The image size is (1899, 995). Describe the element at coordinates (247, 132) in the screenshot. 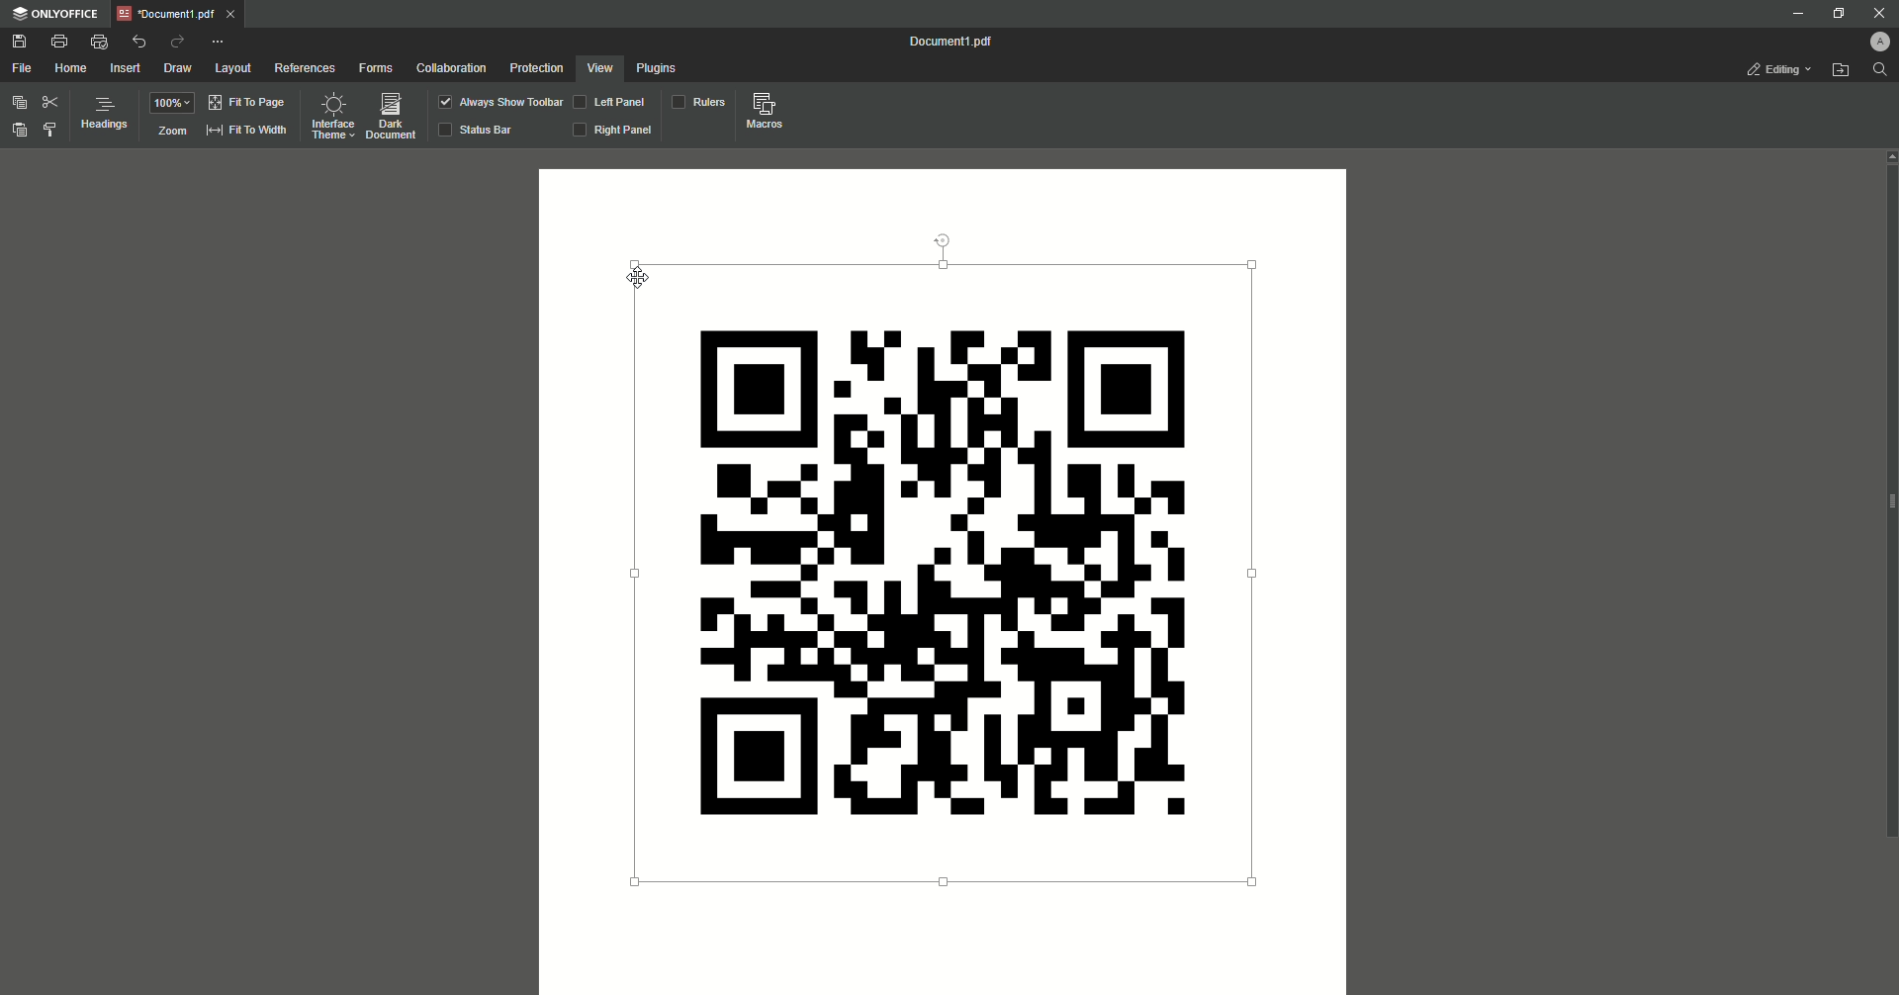

I see `Fit to witdh` at that location.